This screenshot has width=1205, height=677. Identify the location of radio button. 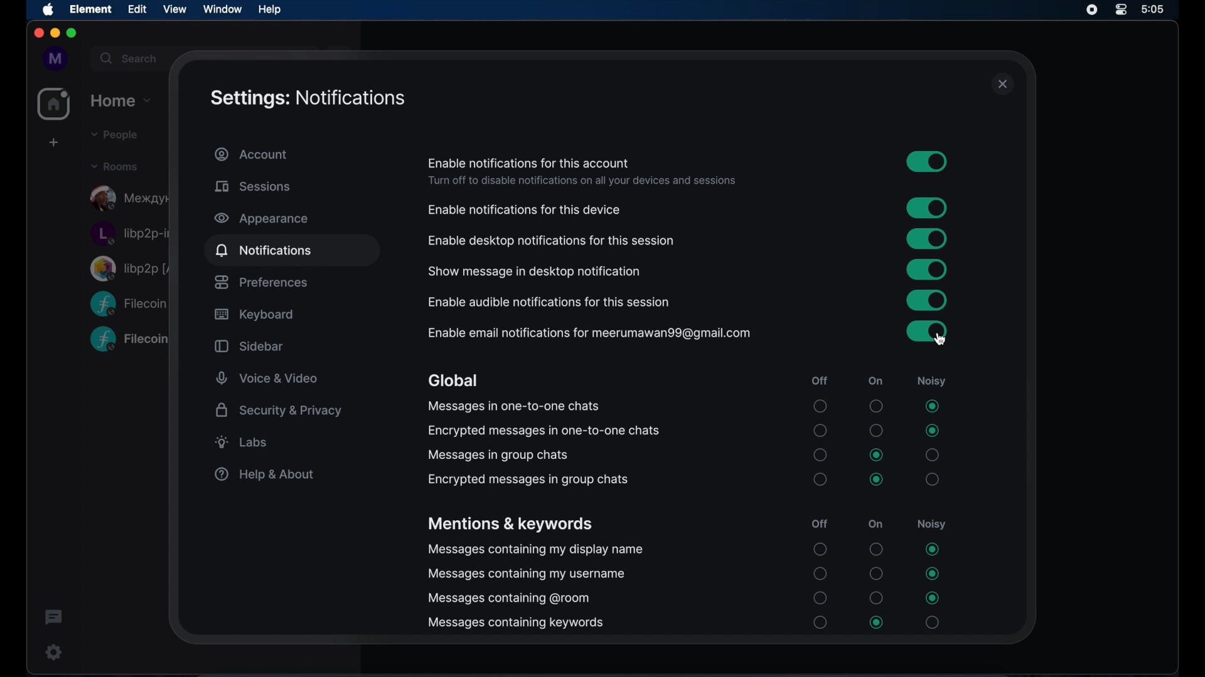
(933, 479).